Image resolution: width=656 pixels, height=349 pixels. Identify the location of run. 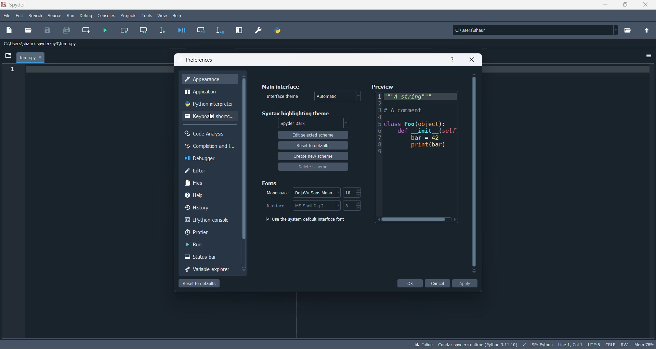
(70, 15).